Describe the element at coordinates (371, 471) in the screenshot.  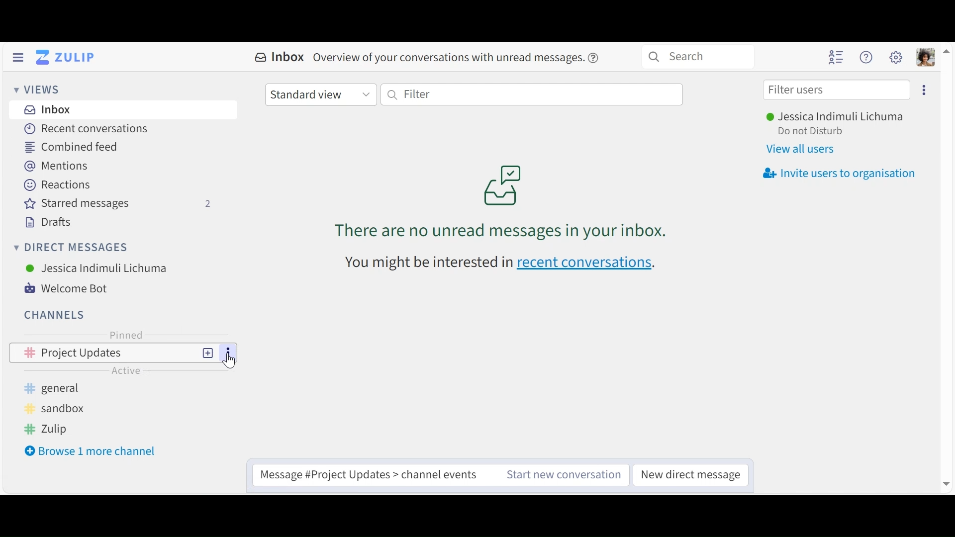
I see `Compose message` at that location.